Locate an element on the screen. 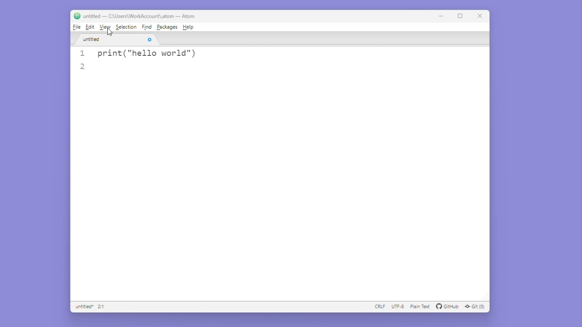 Image resolution: width=582 pixels, height=327 pixels. Minimise is located at coordinates (443, 15).